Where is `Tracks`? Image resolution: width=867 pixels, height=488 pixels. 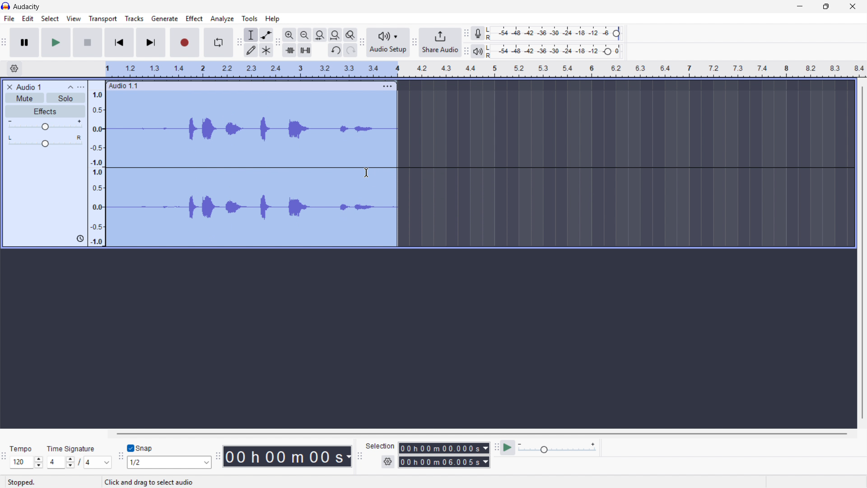 Tracks is located at coordinates (134, 18).